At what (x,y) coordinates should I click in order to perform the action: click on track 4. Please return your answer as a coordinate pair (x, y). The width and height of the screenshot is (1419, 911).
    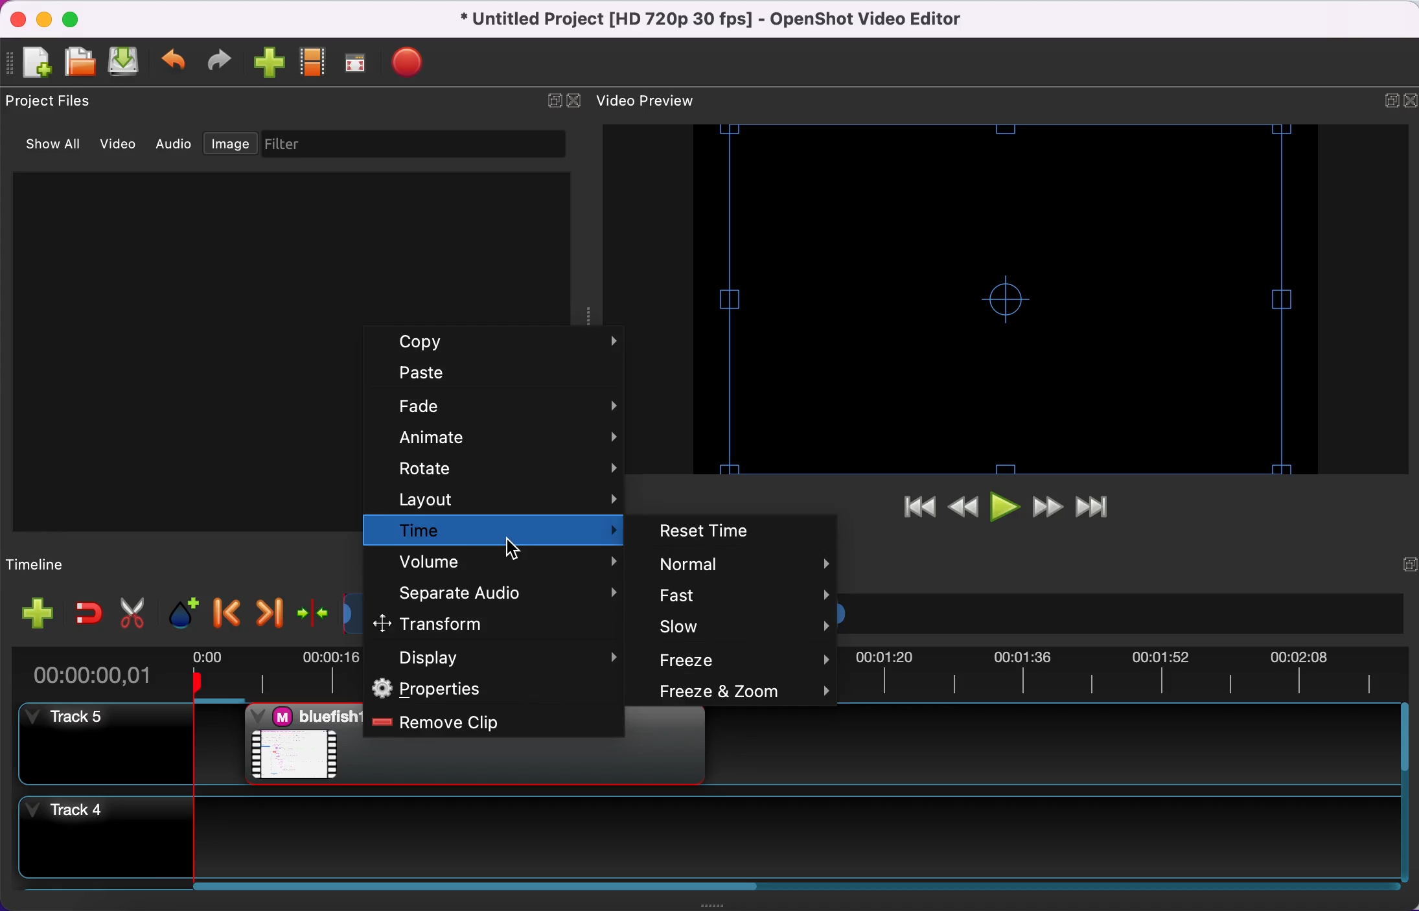
    Looking at the image, I should click on (712, 840).